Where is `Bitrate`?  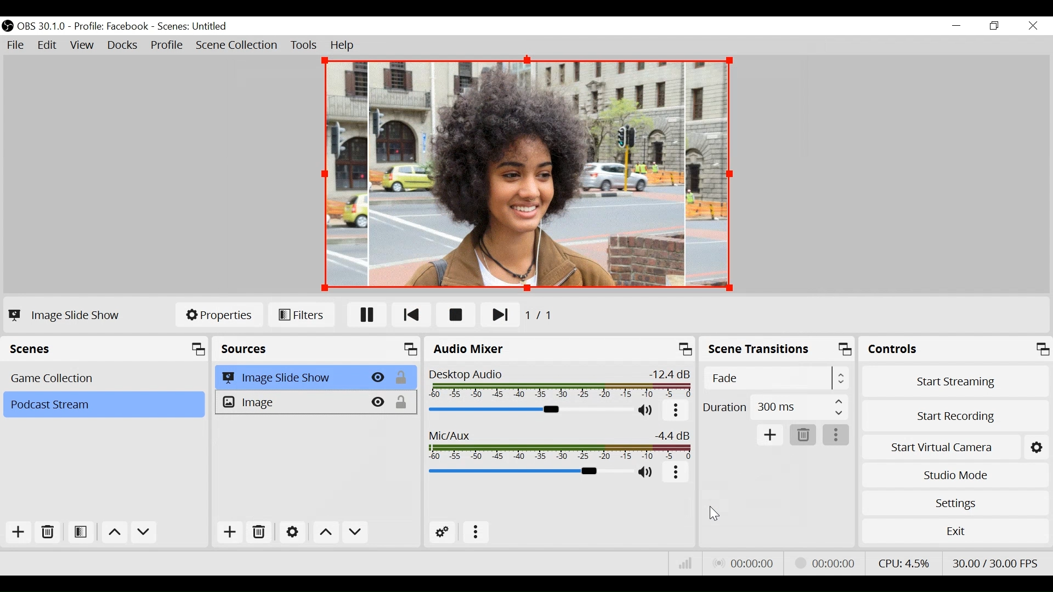
Bitrate is located at coordinates (686, 563).